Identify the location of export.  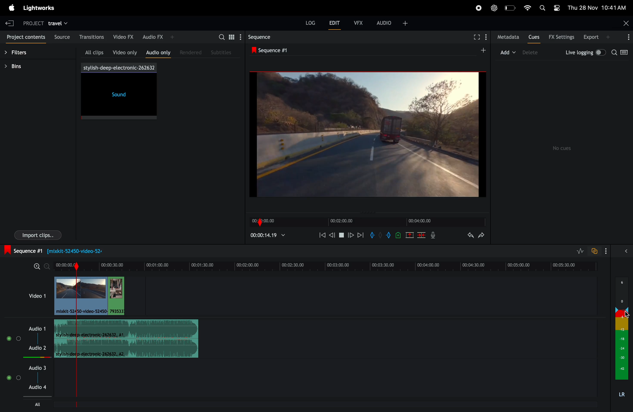
(597, 37).